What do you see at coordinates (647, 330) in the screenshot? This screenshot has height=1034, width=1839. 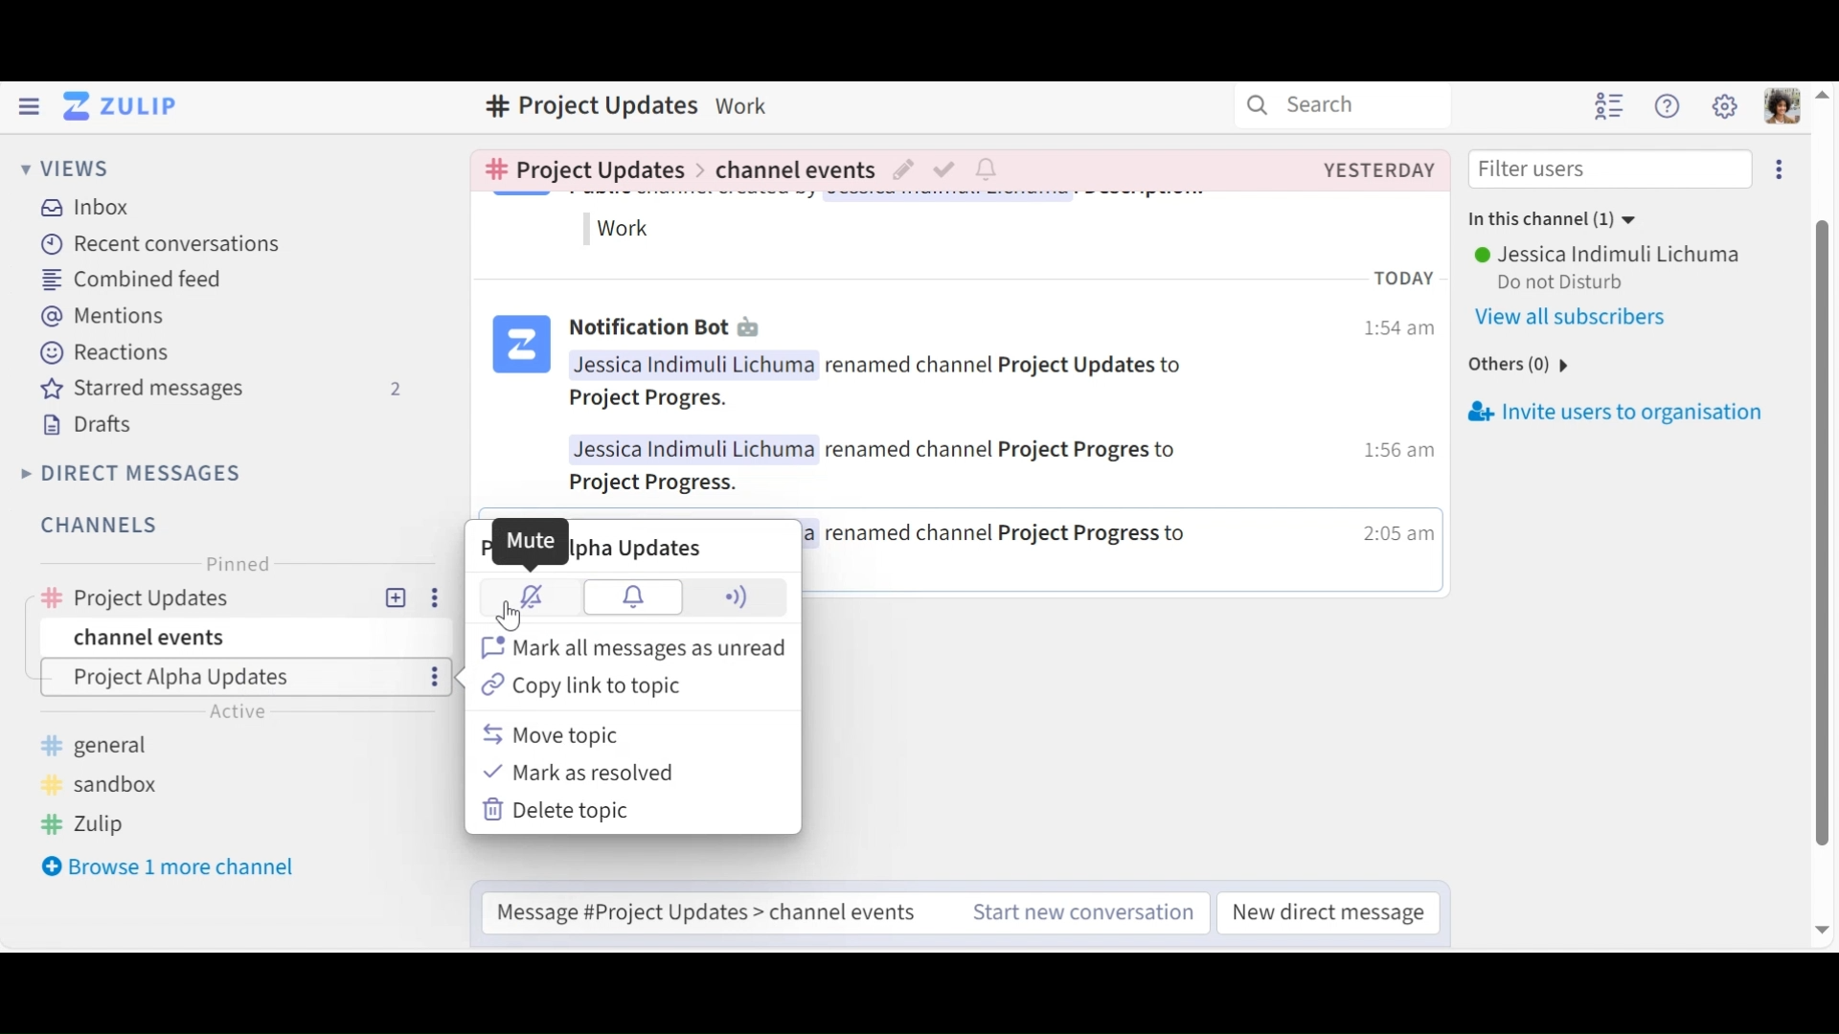 I see `Notification Bot` at bounding box center [647, 330].